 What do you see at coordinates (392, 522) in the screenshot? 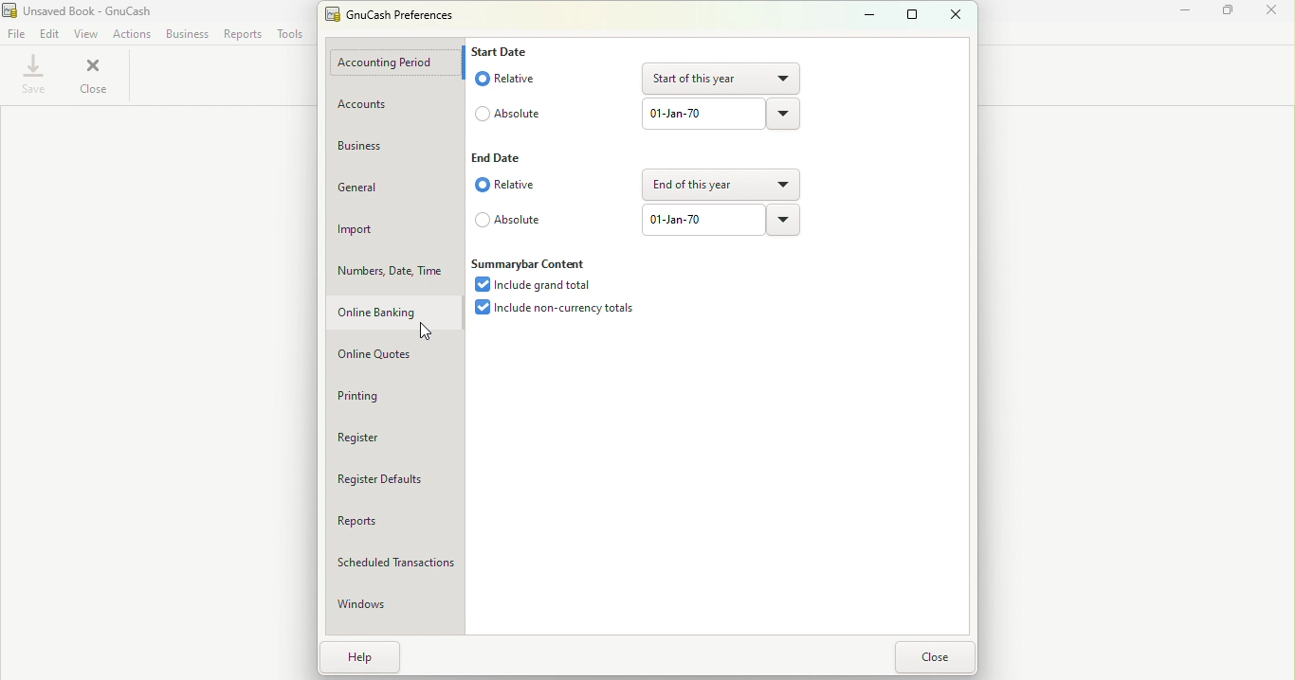
I see `Reports` at bounding box center [392, 522].